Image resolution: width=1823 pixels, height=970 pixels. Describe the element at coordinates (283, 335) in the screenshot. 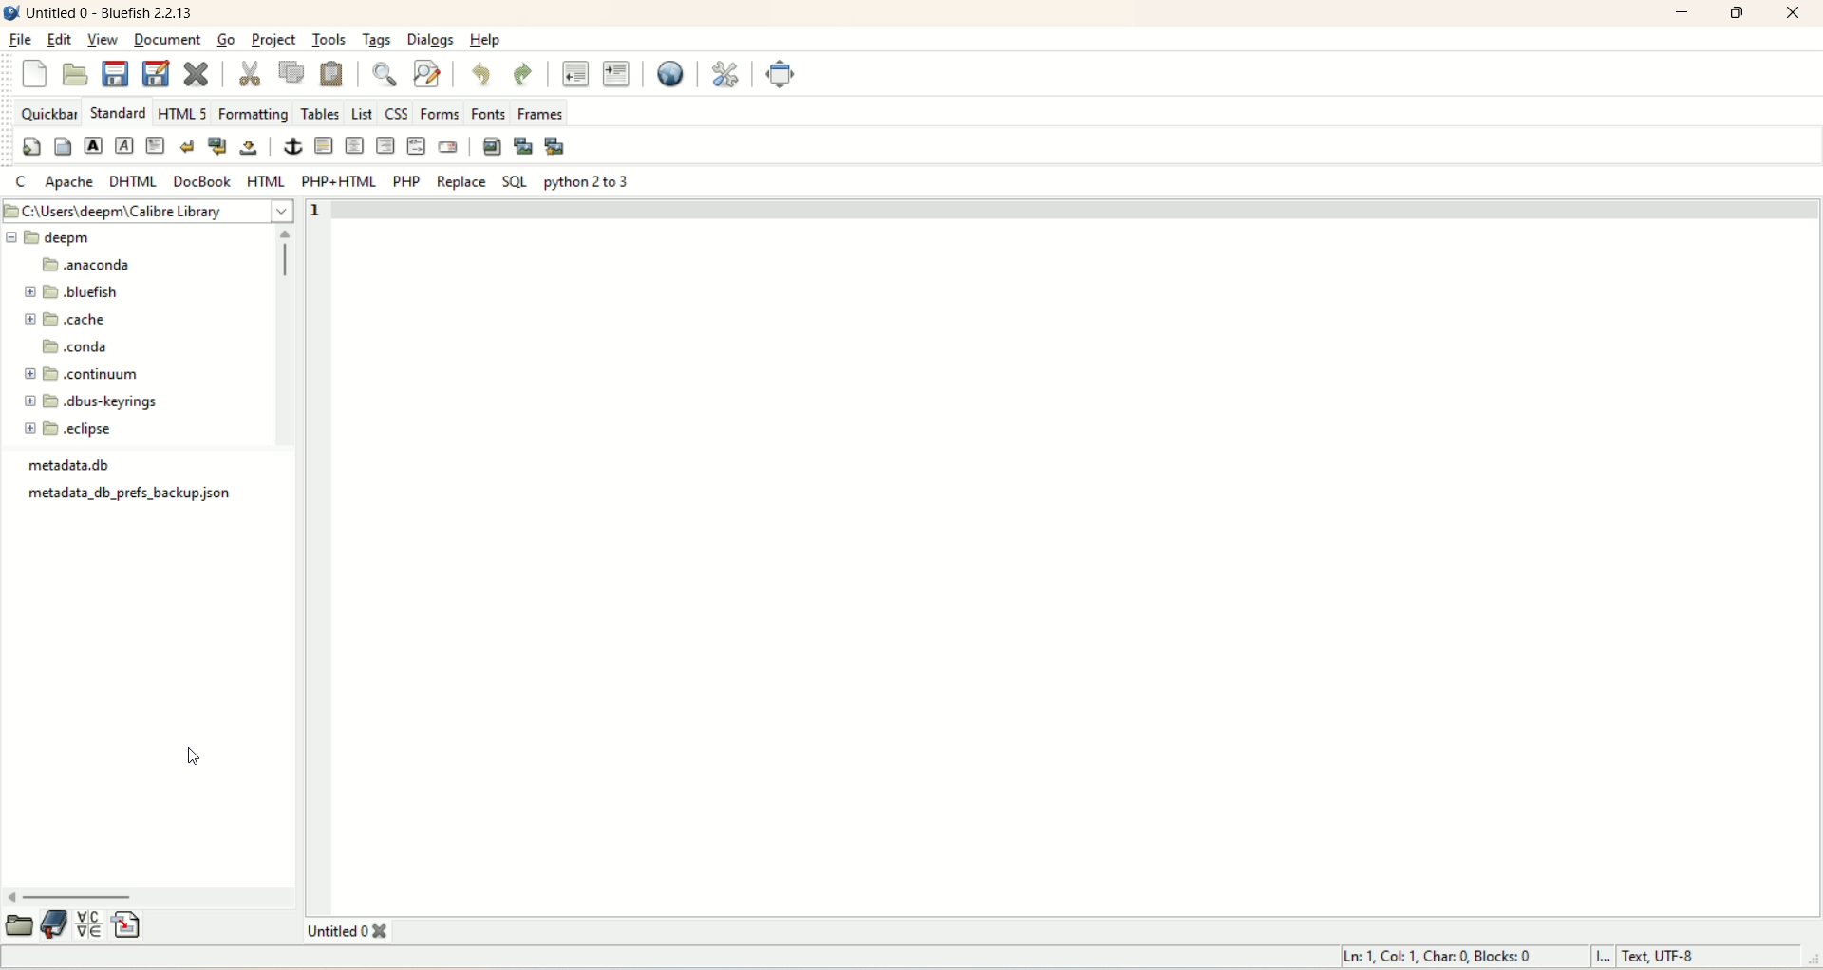

I see `vertical scroll bar` at that location.